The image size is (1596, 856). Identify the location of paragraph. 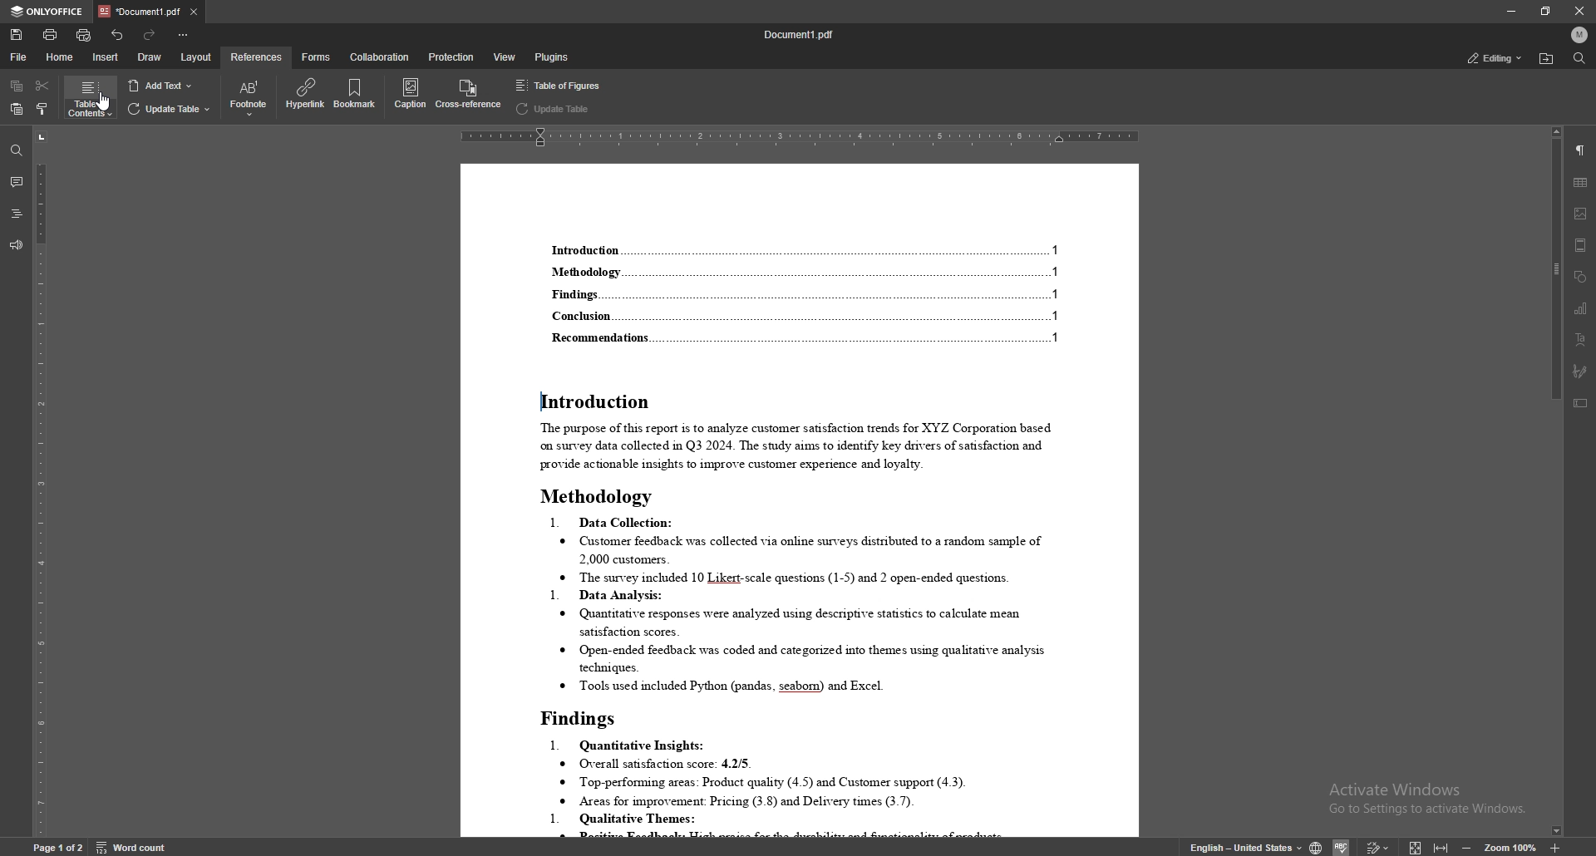
(1580, 150).